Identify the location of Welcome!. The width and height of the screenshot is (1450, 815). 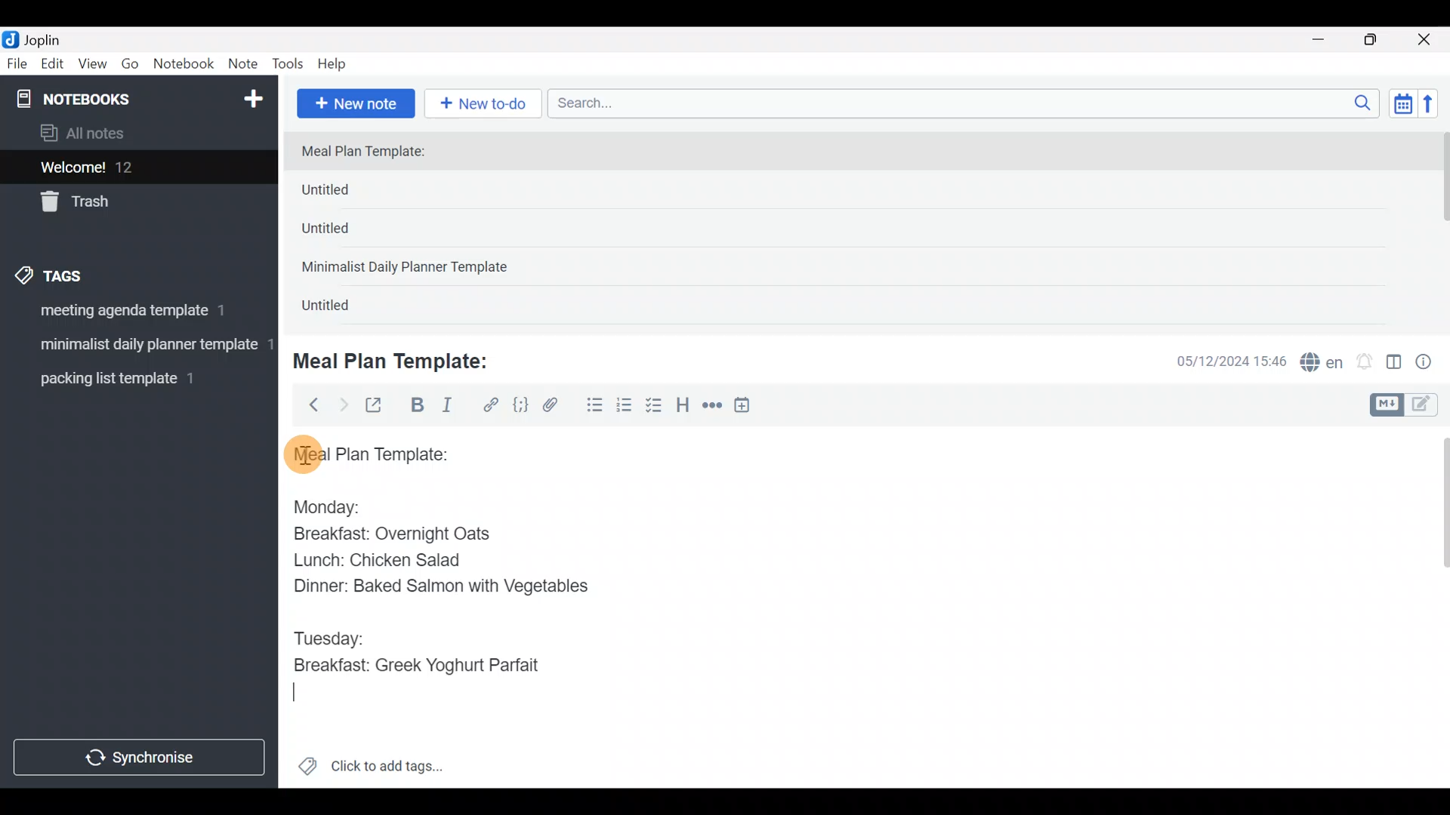
(137, 168).